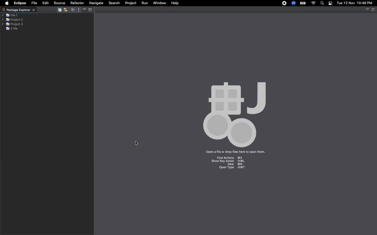 This screenshot has height=235, width=377. What do you see at coordinates (175, 3) in the screenshot?
I see `Help` at bounding box center [175, 3].